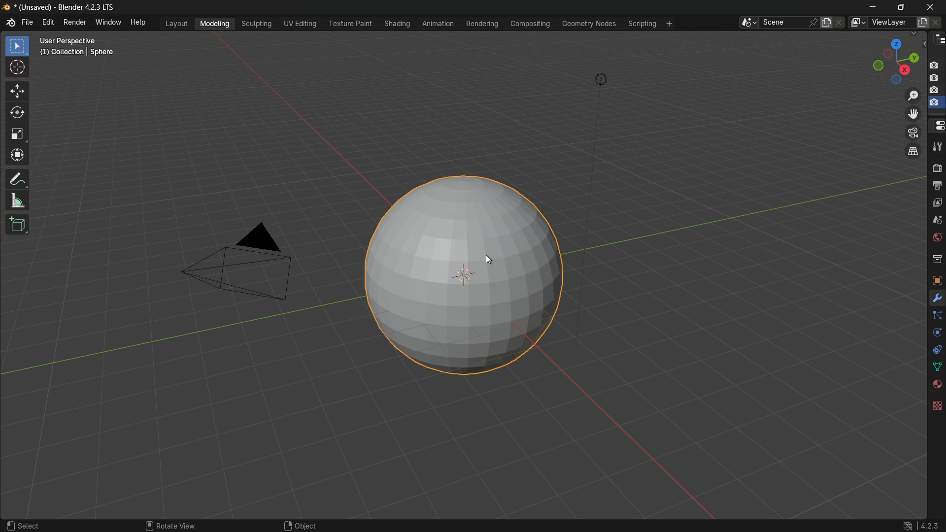 The width and height of the screenshot is (946, 532). What do you see at coordinates (937, 318) in the screenshot?
I see `particles` at bounding box center [937, 318].